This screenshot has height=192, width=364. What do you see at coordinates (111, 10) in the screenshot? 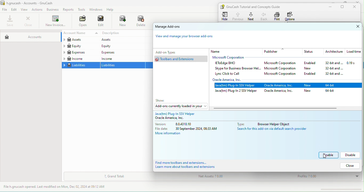
I see `help` at bounding box center [111, 10].